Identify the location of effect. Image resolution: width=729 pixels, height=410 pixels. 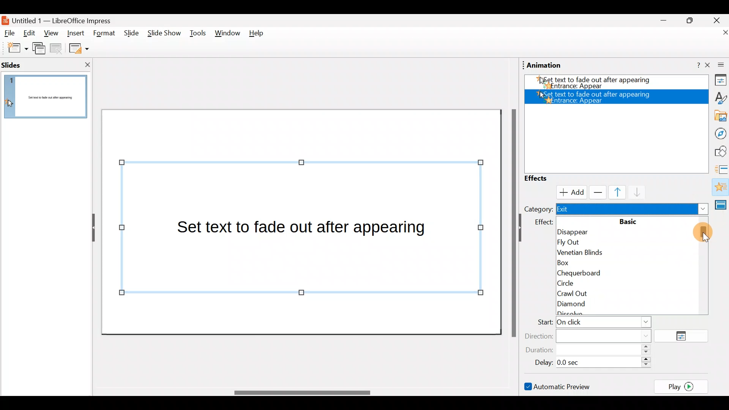
(544, 222).